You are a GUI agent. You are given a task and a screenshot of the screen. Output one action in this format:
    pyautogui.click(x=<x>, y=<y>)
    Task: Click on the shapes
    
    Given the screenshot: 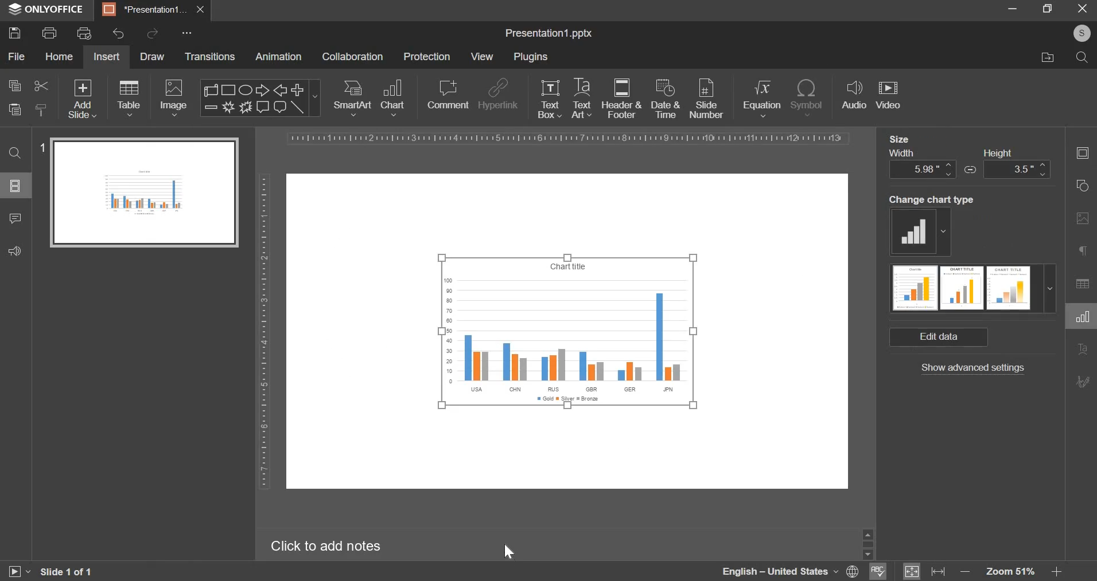 What is the action you would take?
    pyautogui.click(x=260, y=97)
    